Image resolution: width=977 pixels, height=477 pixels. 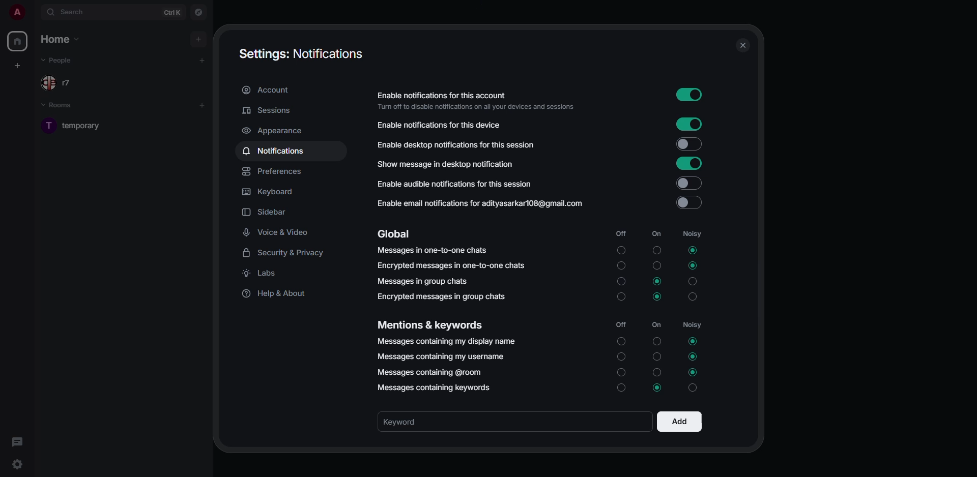 I want to click on selected, so click(x=655, y=298).